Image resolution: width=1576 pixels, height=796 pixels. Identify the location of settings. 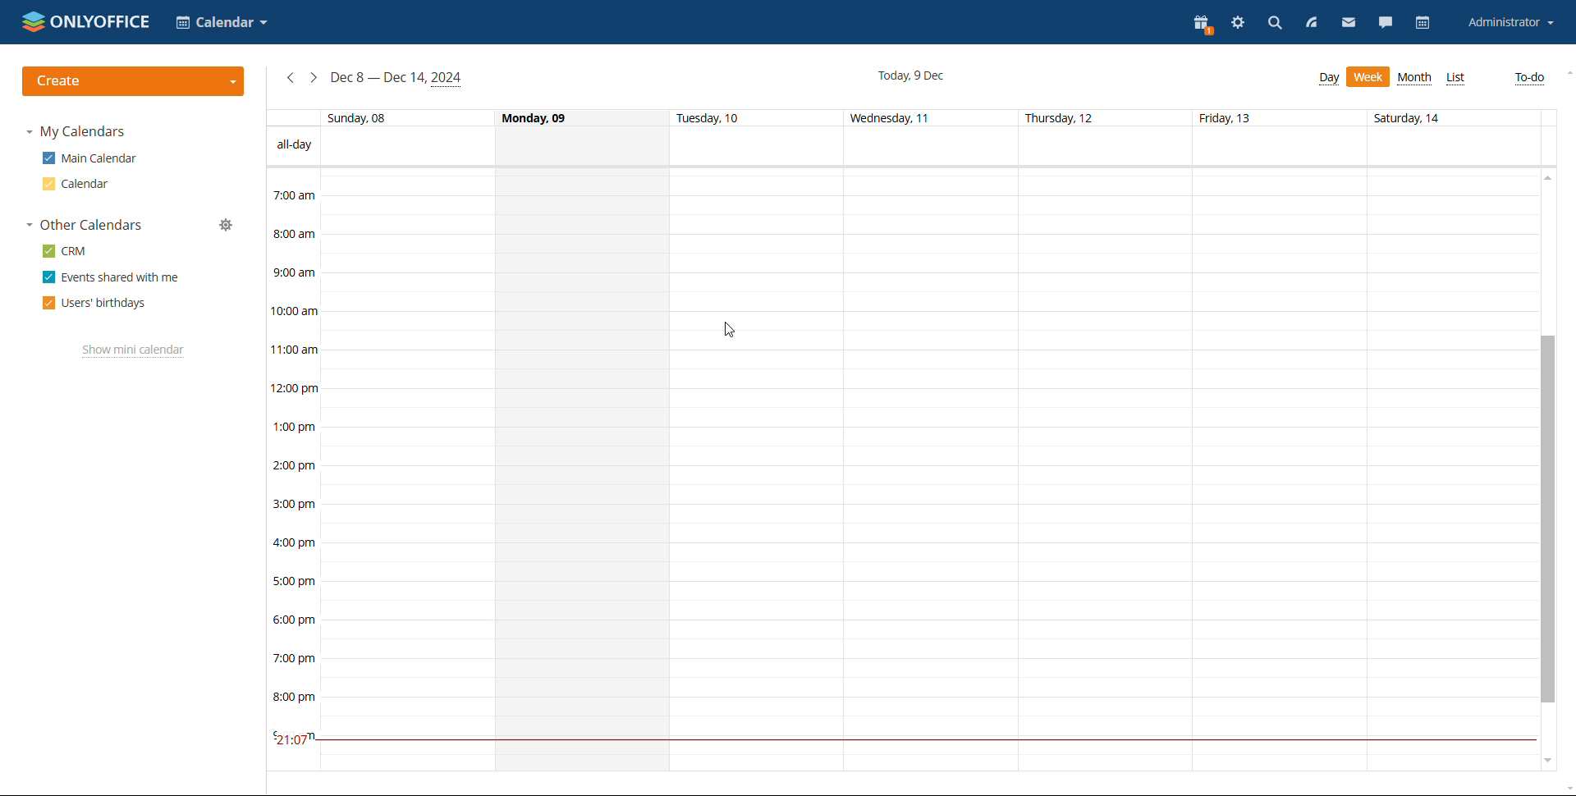
(1237, 25).